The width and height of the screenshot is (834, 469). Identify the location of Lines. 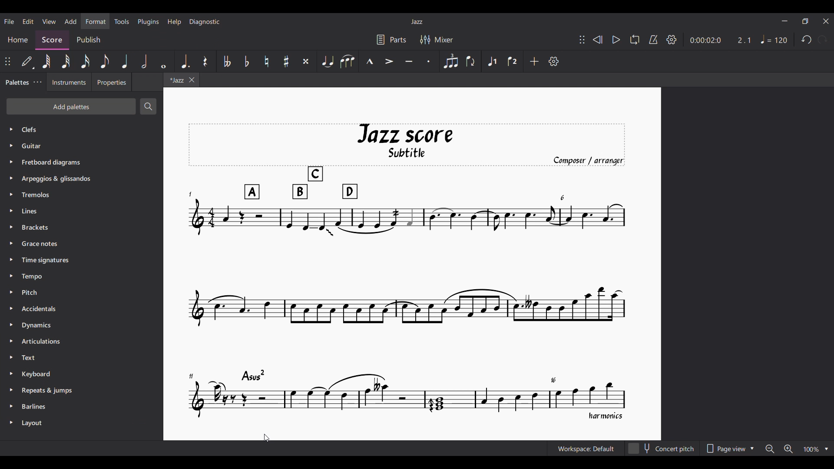
(31, 211).